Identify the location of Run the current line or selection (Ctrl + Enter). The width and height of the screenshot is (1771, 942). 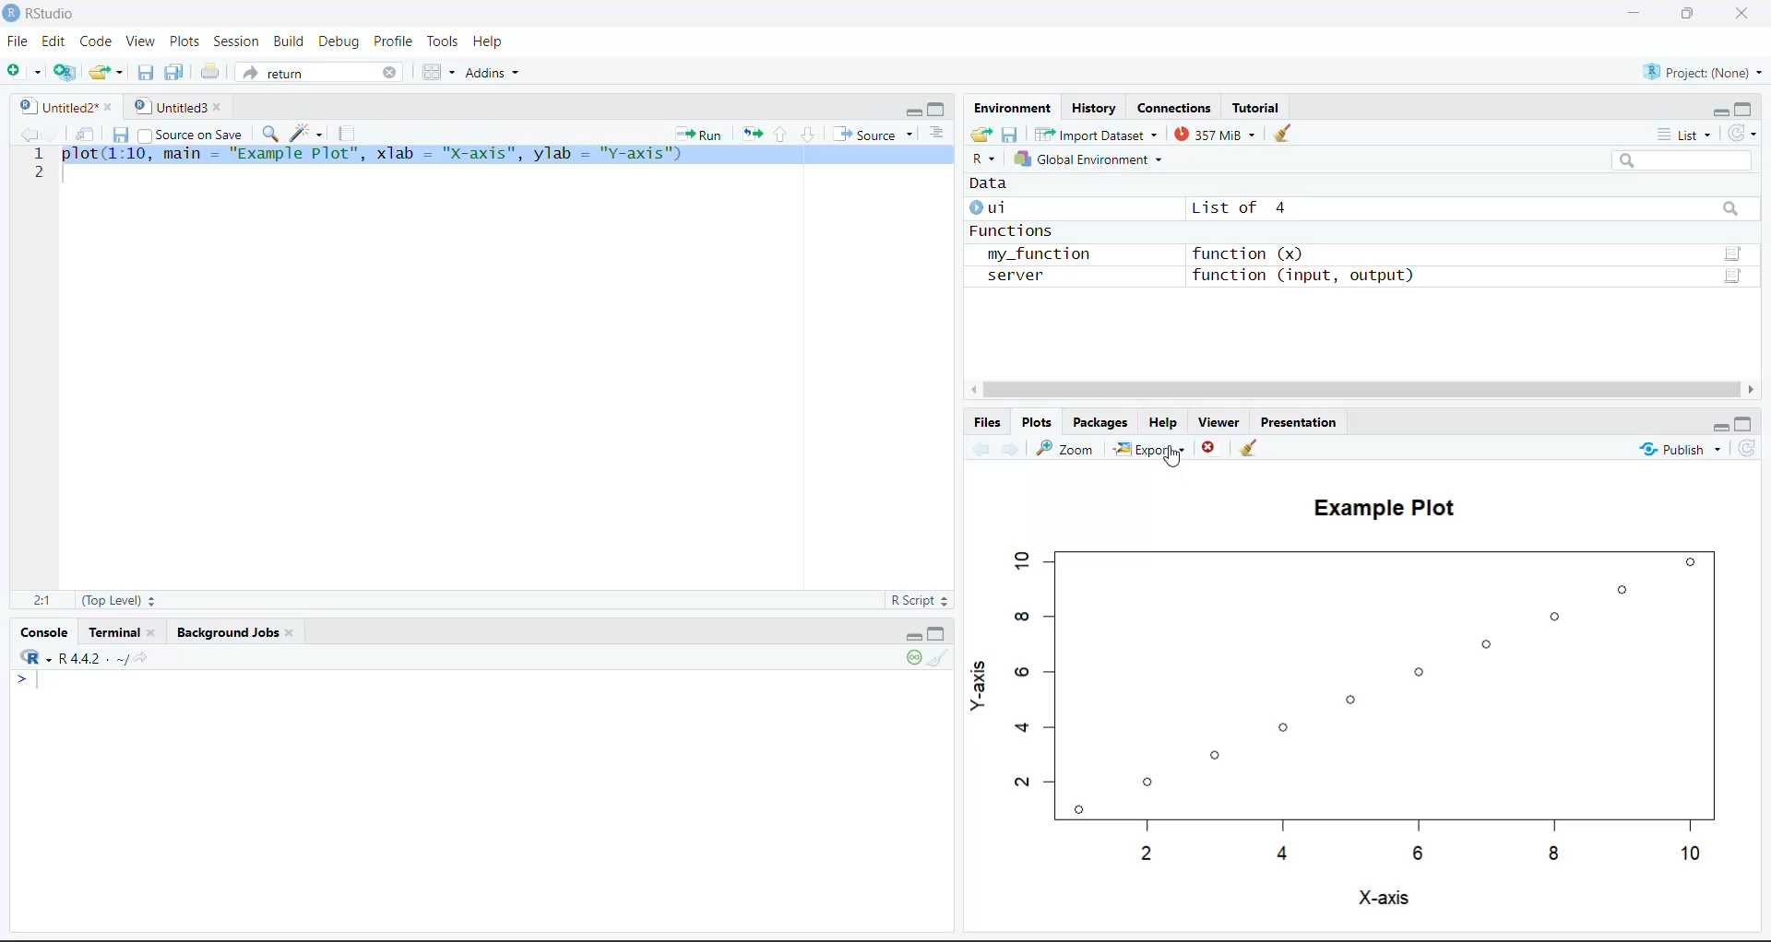
(698, 133).